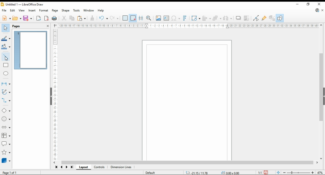 The width and height of the screenshot is (325, 175). What do you see at coordinates (299, 173) in the screenshot?
I see `zoom slider` at bounding box center [299, 173].